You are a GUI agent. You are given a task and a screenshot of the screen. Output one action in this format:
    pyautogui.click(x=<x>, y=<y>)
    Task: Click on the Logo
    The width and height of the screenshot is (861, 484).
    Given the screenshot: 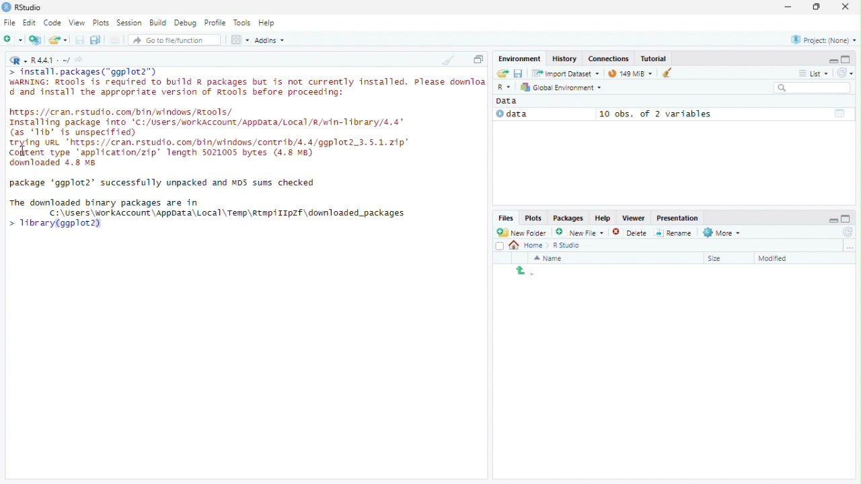 What is the action you would take?
    pyautogui.click(x=6, y=7)
    